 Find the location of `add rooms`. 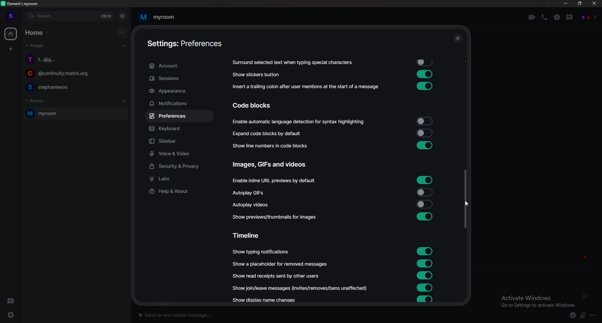

add rooms is located at coordinates (125, 101).